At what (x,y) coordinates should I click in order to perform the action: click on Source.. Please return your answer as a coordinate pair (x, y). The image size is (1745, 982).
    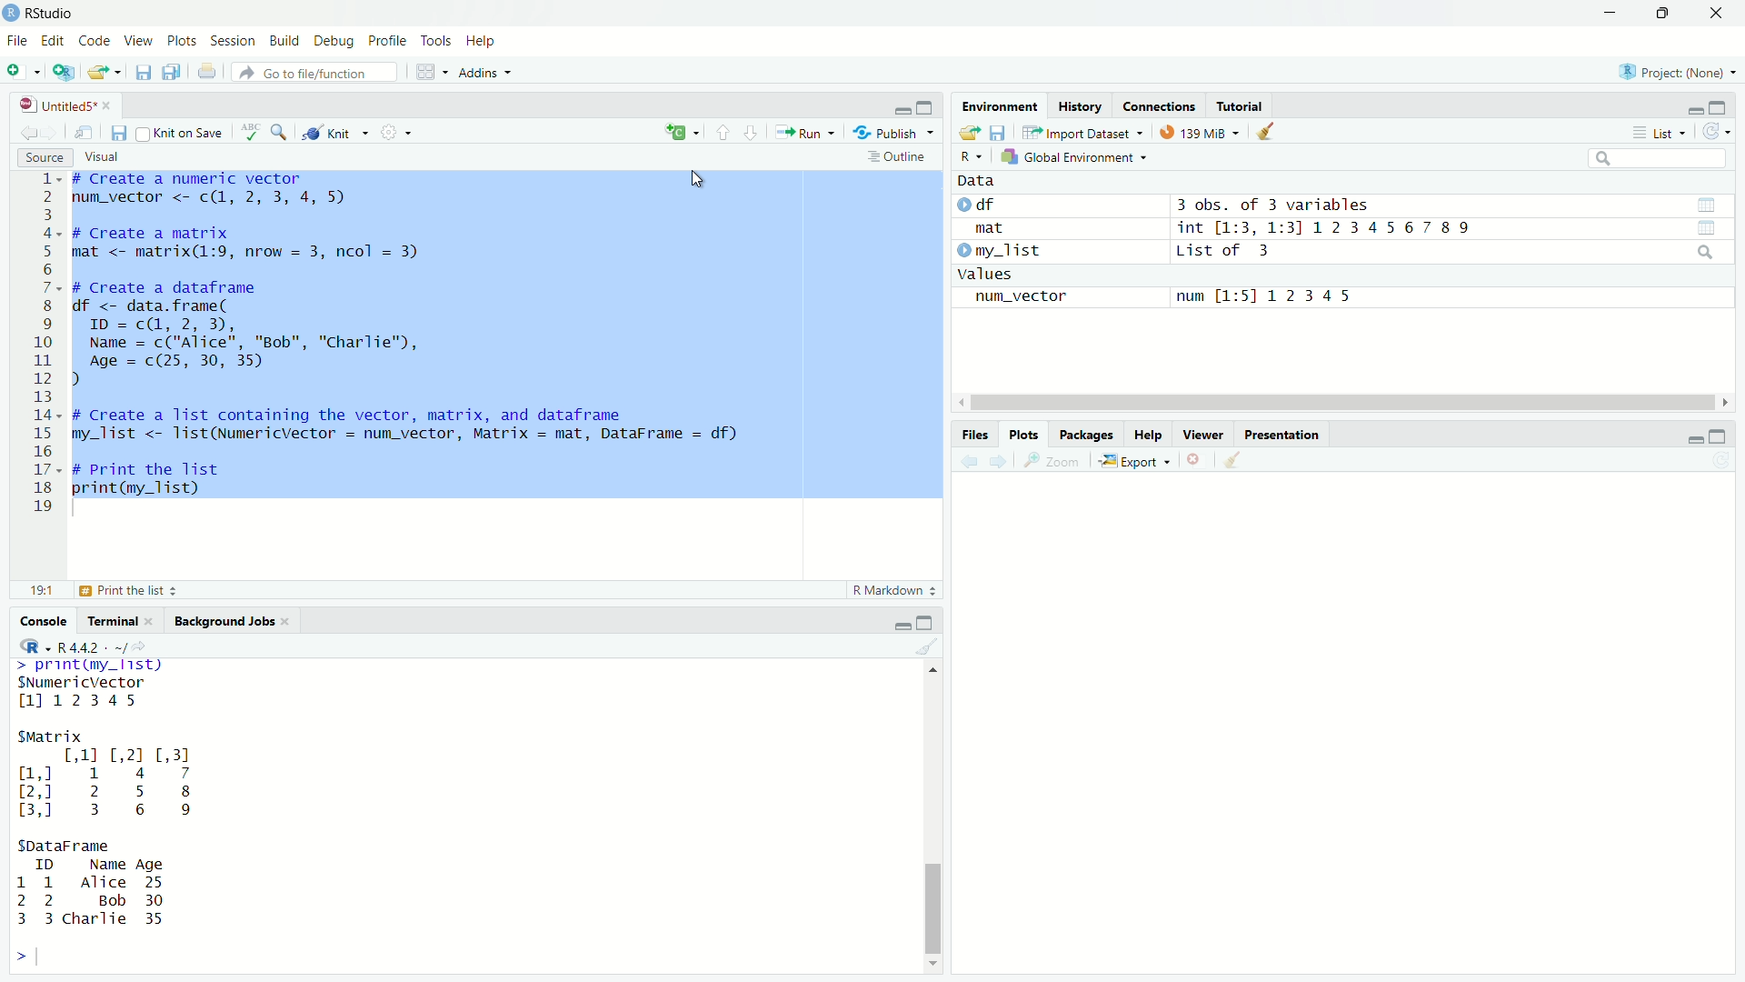
    Looking at the image, I should click on (35, 155).